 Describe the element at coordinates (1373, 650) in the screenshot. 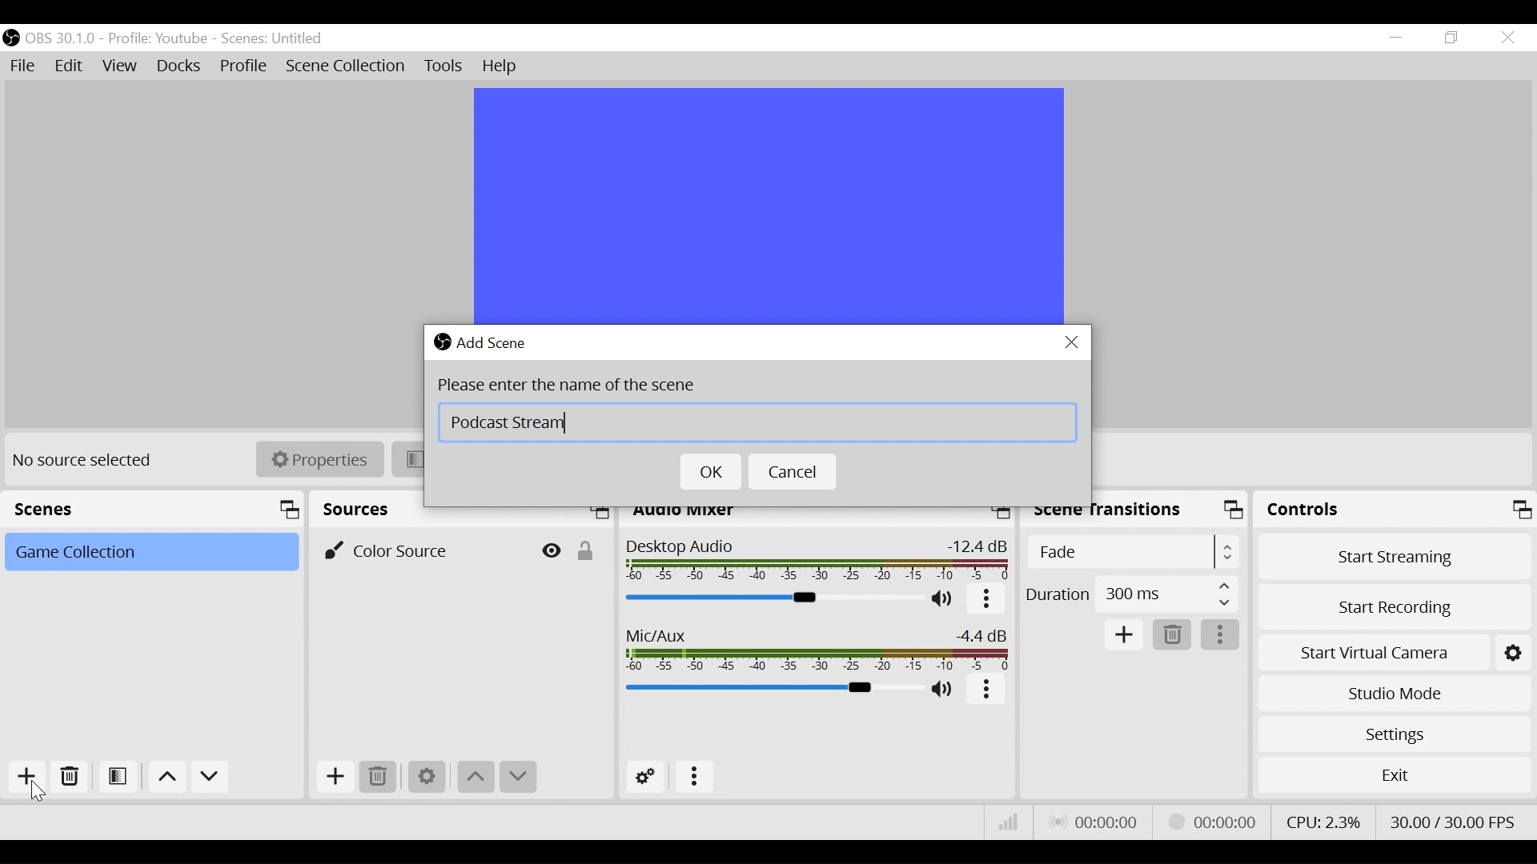

I see `Start Virtual Camera` at that location.